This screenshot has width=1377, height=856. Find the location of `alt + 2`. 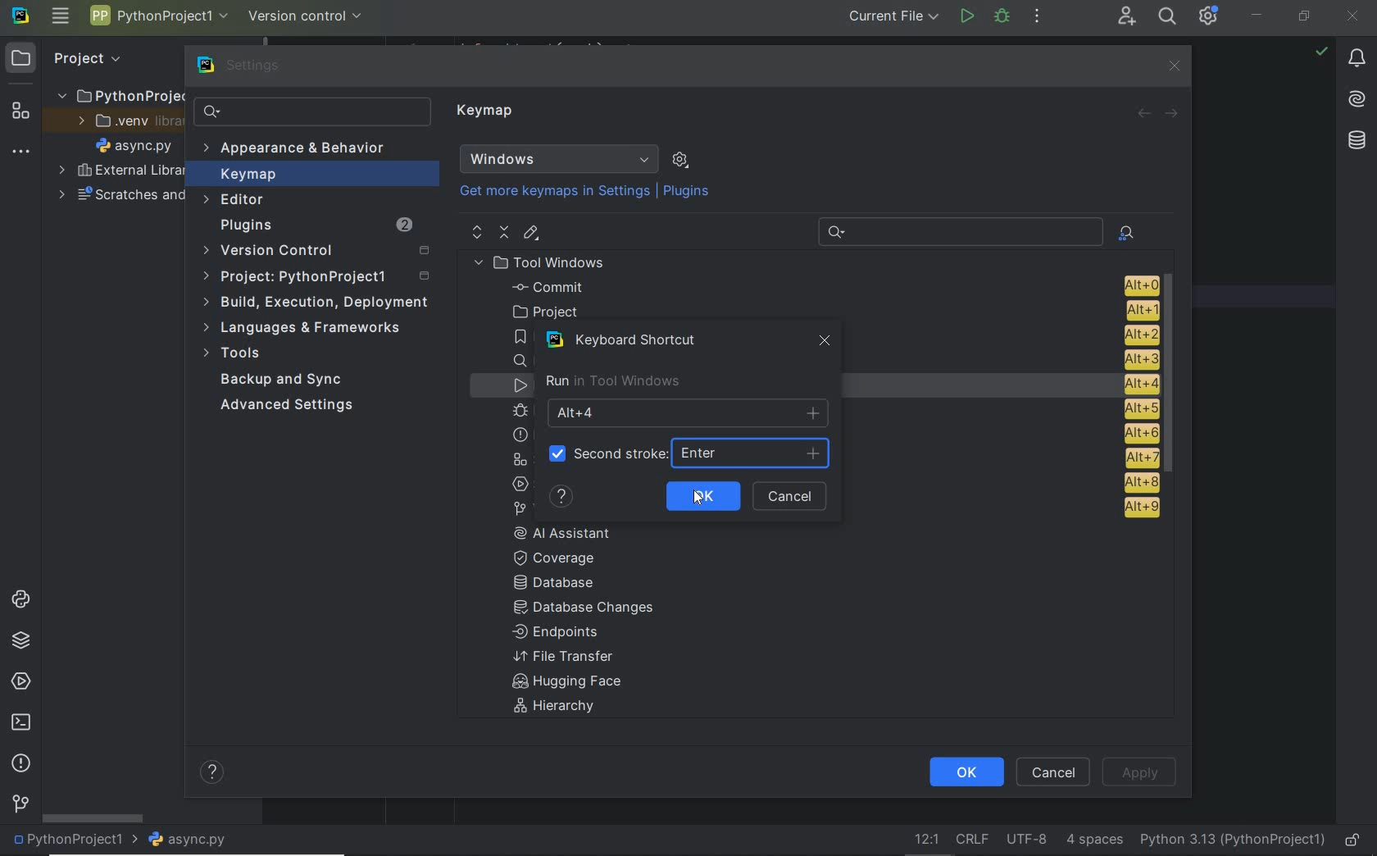

alt + 2 is located at coordinates (1139, 333).